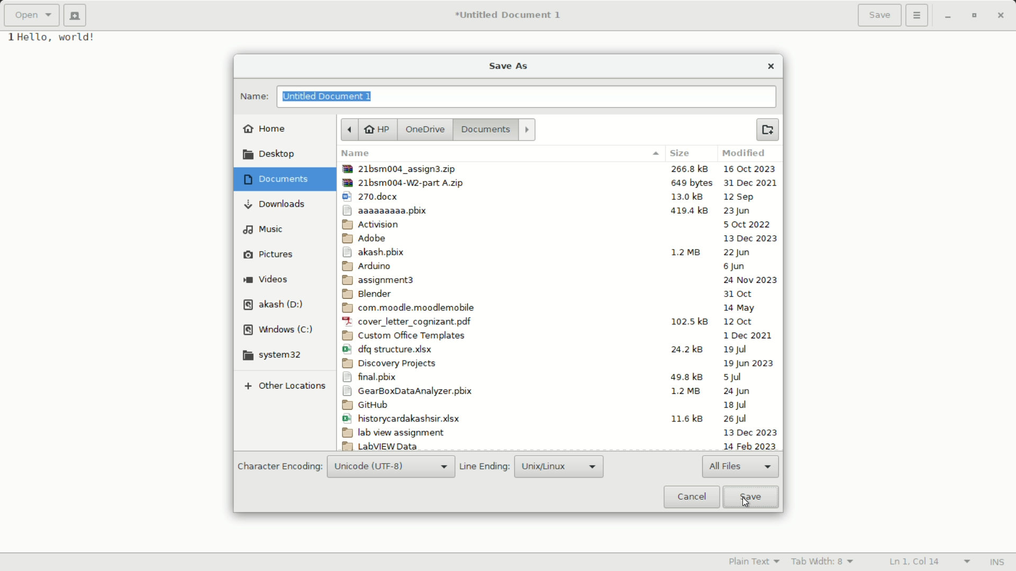 The image size is (1016, 571). I want to click on pictures, so click(268, 254).